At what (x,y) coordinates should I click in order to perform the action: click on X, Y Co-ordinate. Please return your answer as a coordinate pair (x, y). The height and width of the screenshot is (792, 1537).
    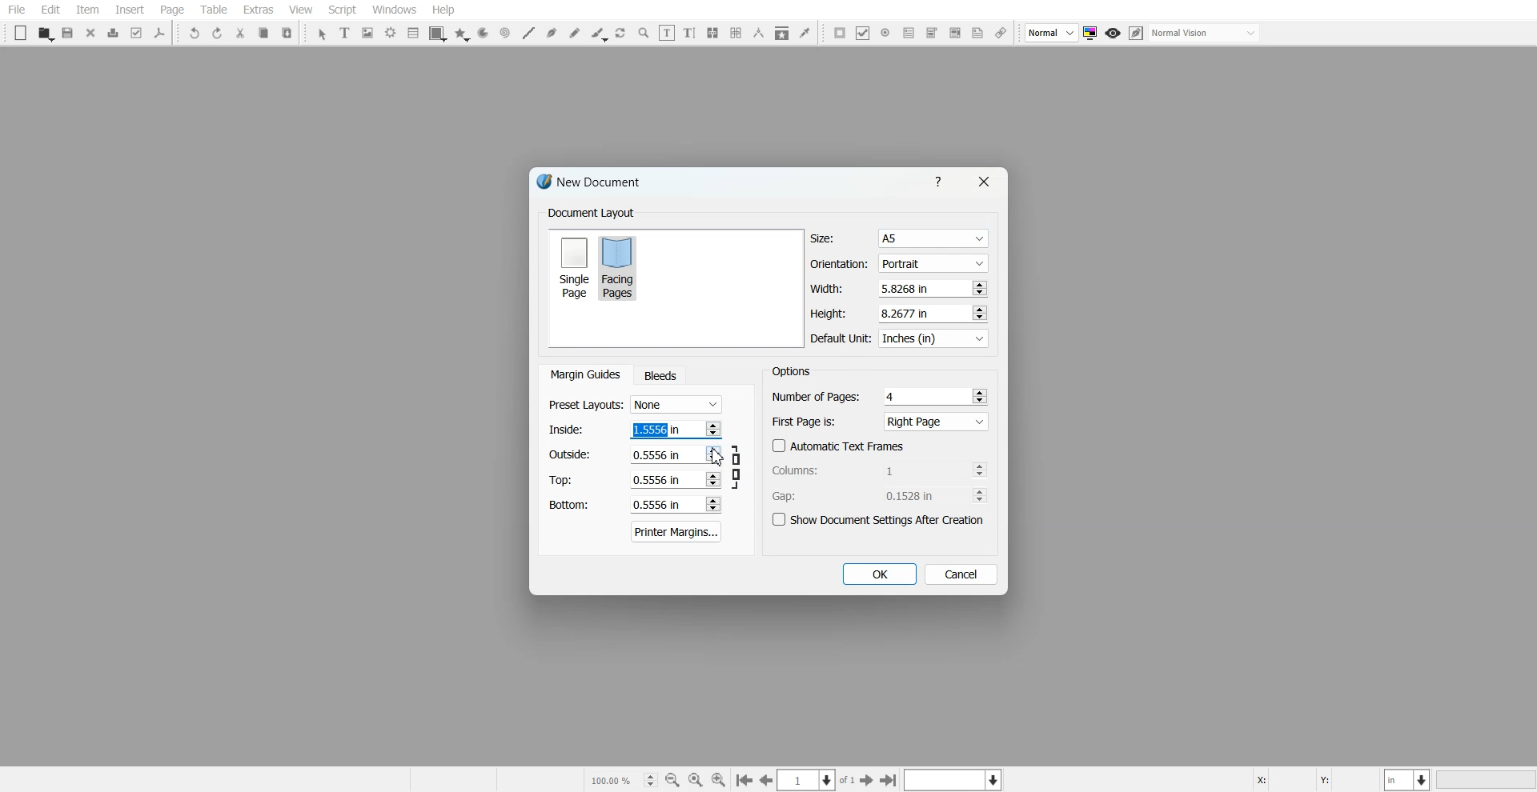
    Looking at the image, I should click on (1315, 778).